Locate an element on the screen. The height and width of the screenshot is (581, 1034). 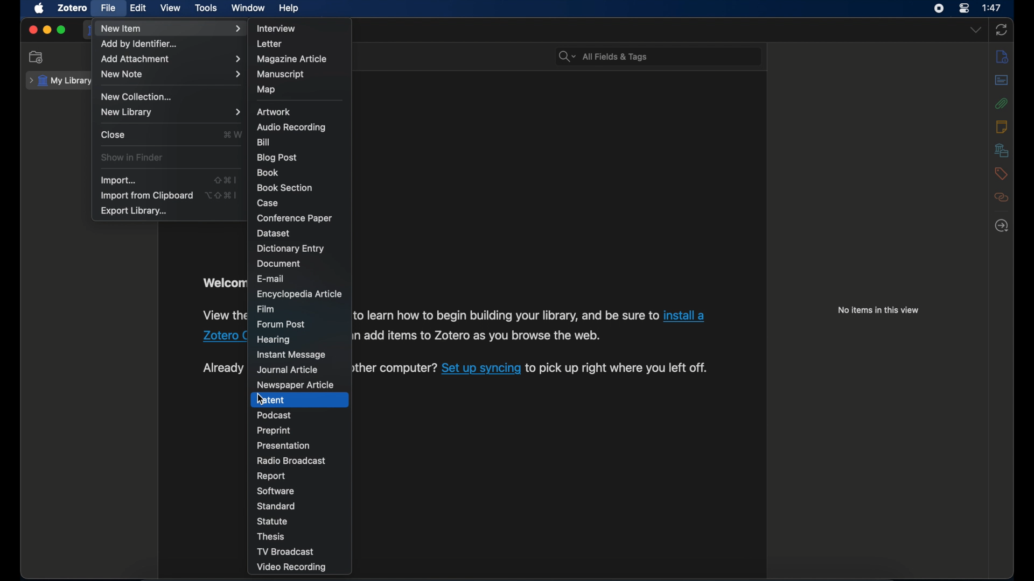
edit is located at coordinates (138, 8).